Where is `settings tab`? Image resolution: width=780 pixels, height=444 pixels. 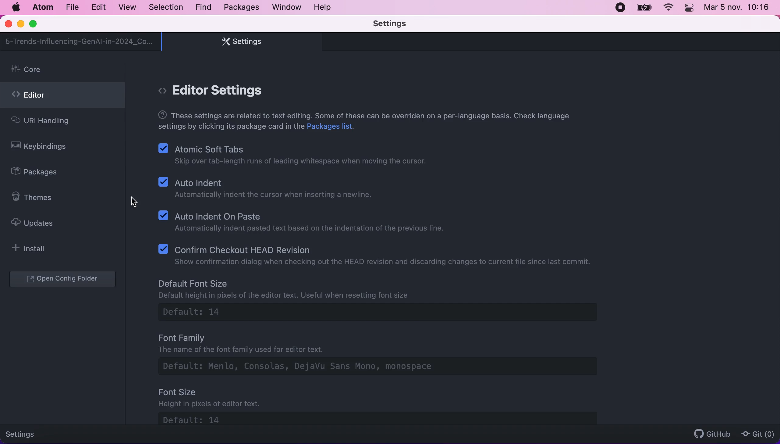
settings tab is located at coordinates (239, 41).